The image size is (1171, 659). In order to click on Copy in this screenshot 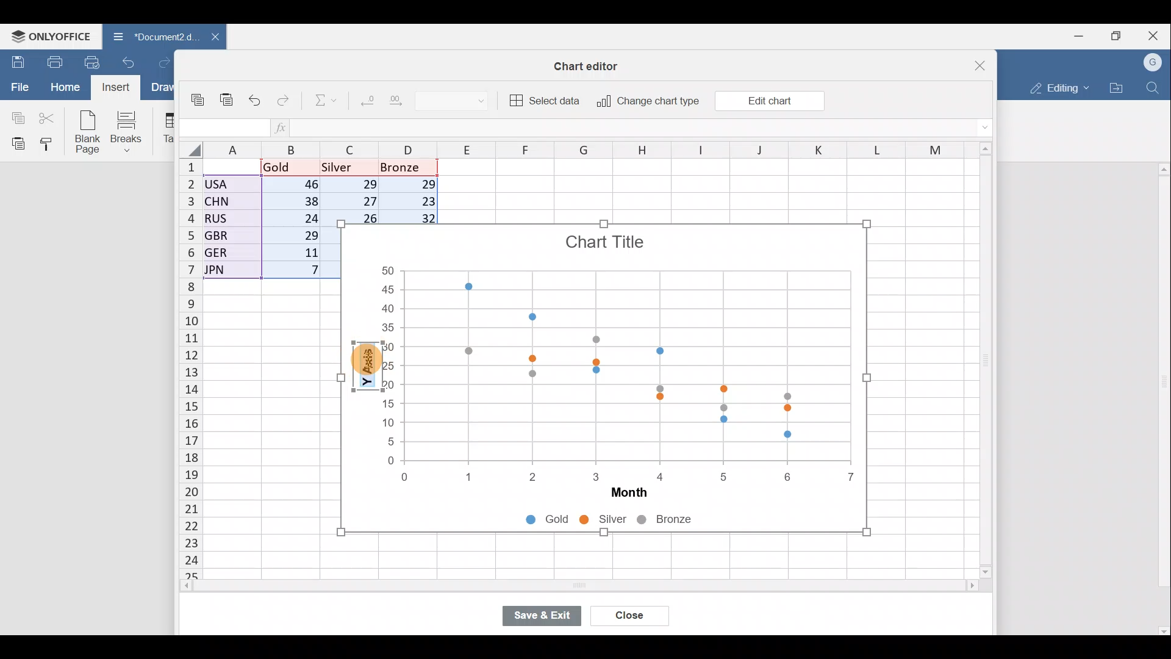, I will do `click(199, 95)`.